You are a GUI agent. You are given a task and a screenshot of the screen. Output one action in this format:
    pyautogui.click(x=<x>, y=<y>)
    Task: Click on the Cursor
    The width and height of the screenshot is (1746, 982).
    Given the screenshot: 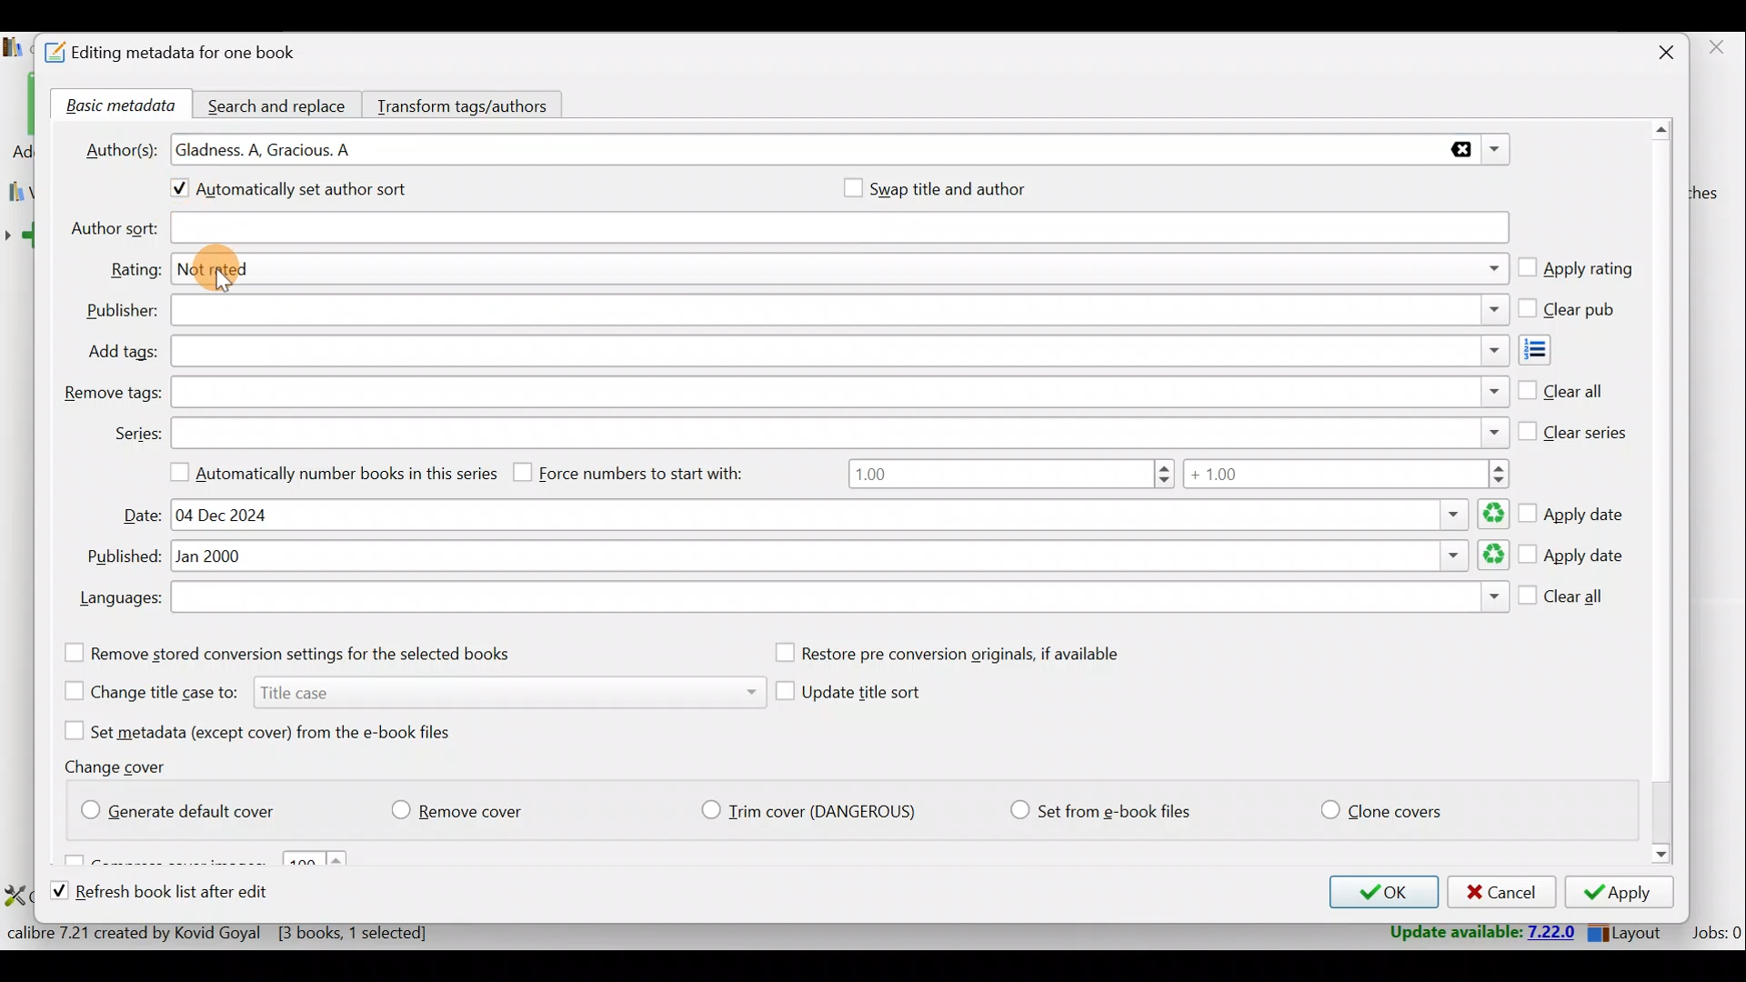 What is the action you would take?
    pyautogui.click(x=227, y=284)
    